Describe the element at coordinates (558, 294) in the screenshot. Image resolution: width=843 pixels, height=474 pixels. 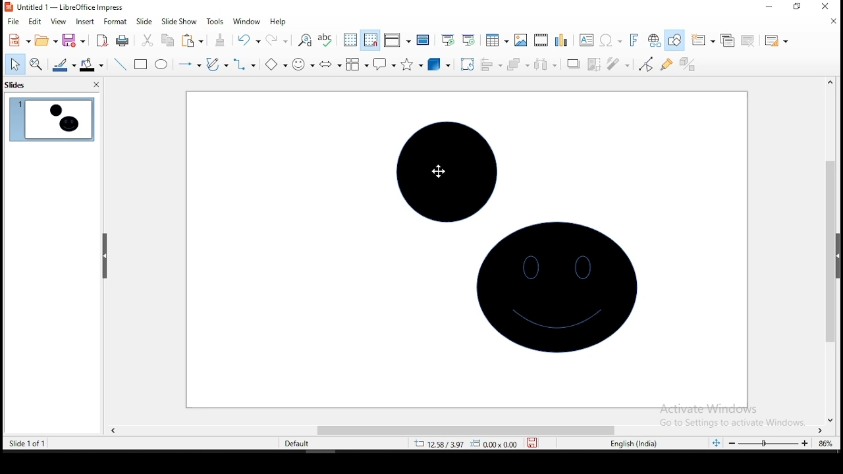
I see `object` at that location.